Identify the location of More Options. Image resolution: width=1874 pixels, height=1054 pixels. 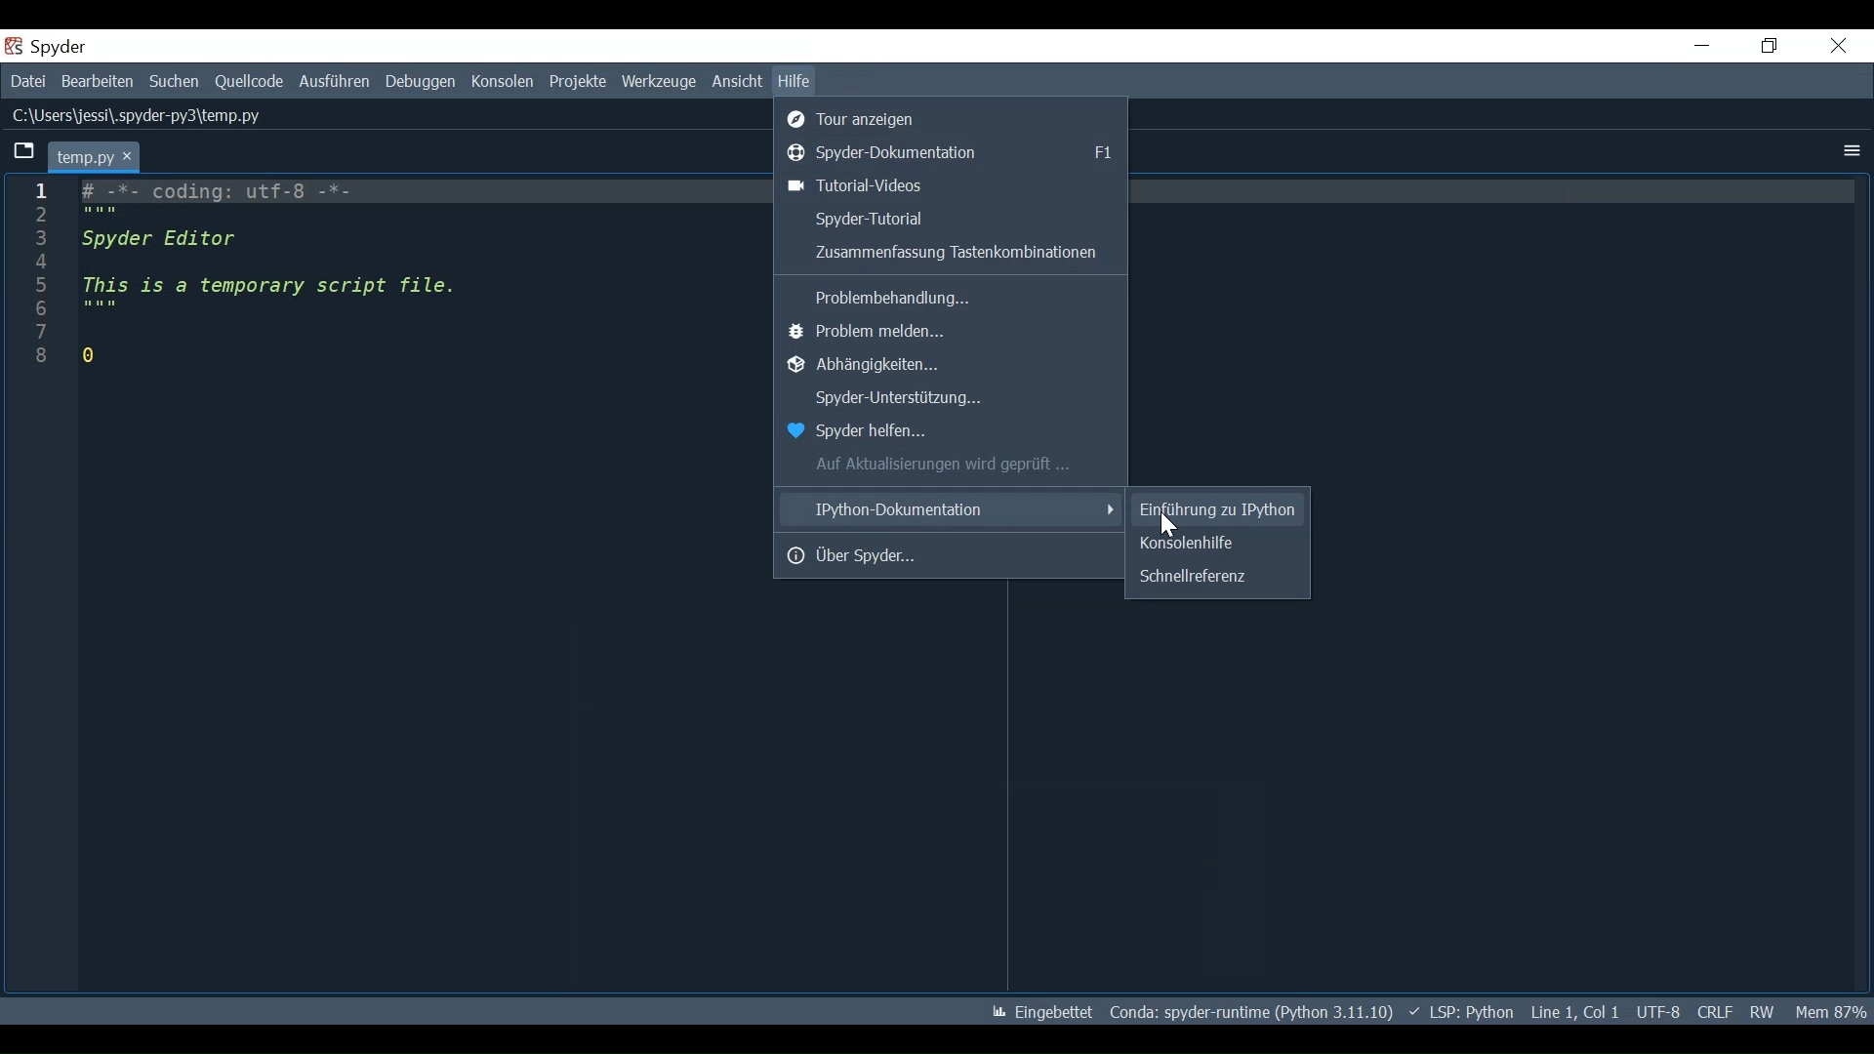
(1849, 151).